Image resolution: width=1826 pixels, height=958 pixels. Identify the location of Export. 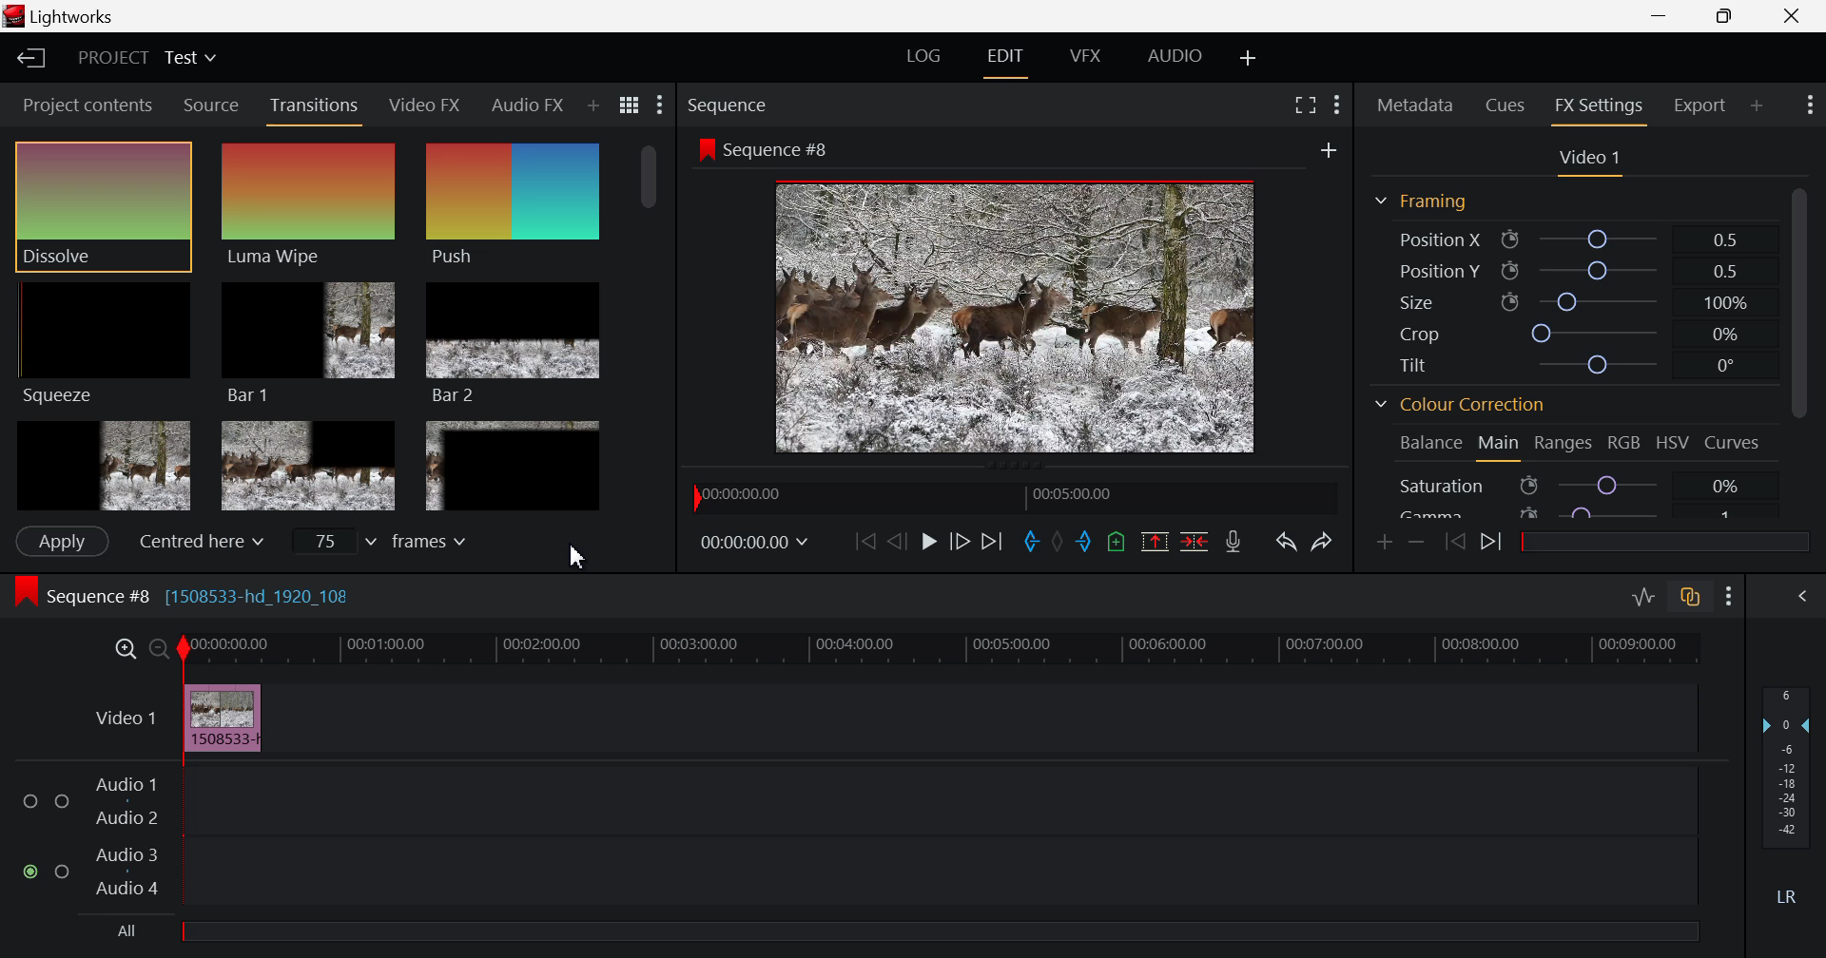
(1700, 102).